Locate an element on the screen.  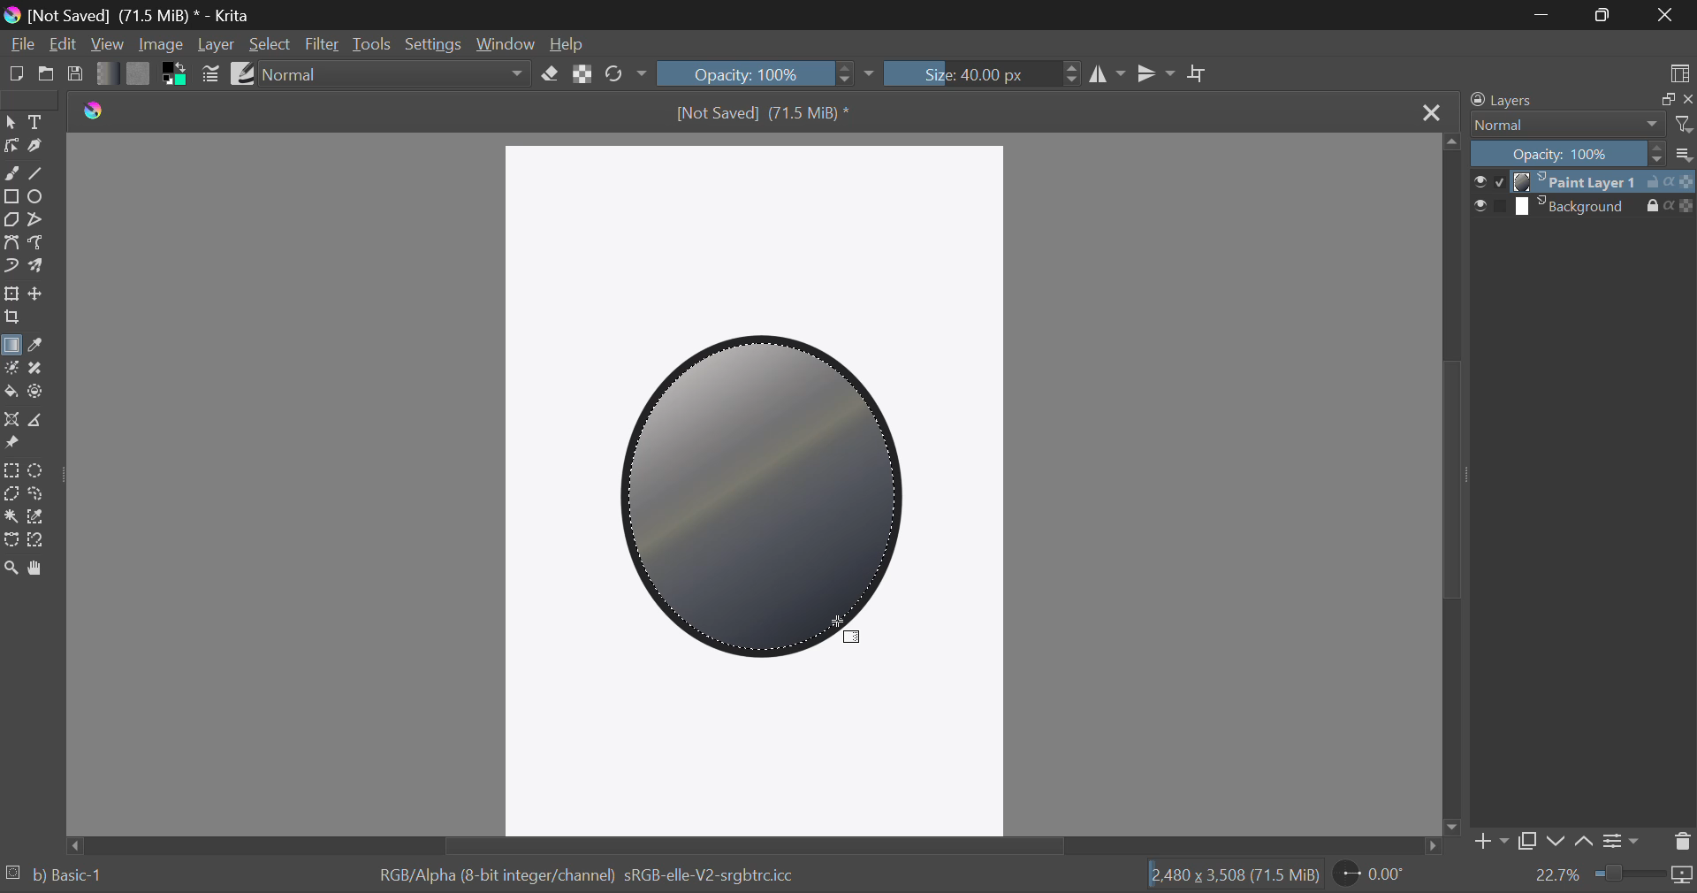
Freehand Path Tool is located at coordinates (39, 244).